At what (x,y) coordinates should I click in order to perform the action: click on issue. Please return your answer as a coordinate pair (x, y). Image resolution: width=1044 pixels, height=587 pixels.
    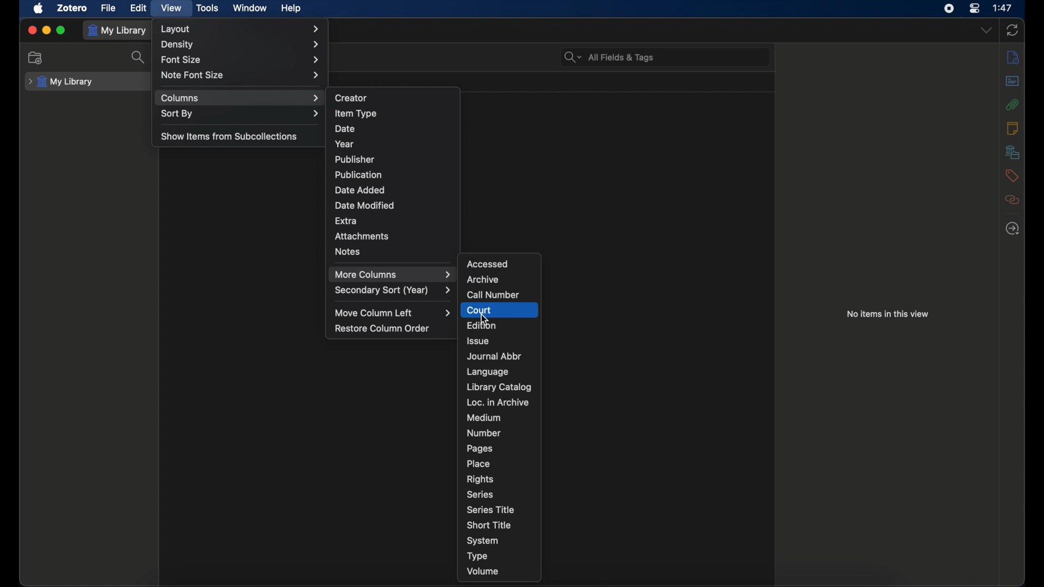
    Looking at the image, I should click on (477, 341).